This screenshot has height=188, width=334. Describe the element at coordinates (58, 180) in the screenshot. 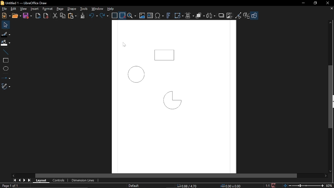

I see `COntrols` at that location.